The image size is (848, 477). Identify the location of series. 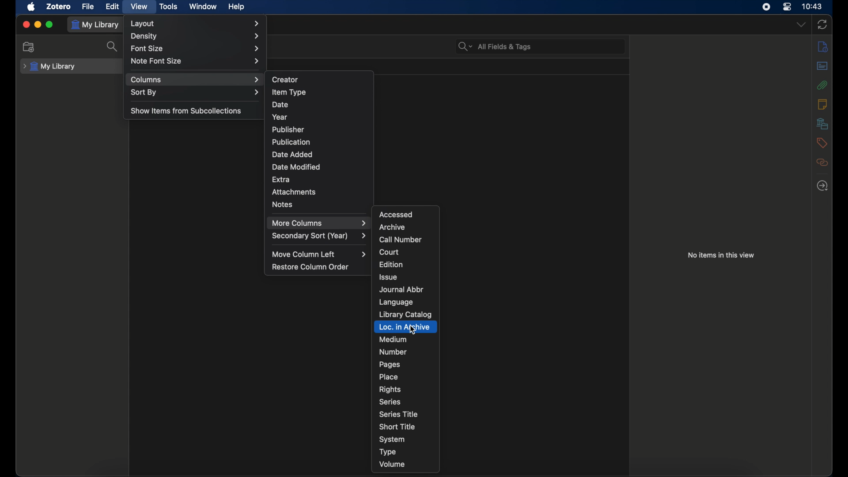
(390, 402).